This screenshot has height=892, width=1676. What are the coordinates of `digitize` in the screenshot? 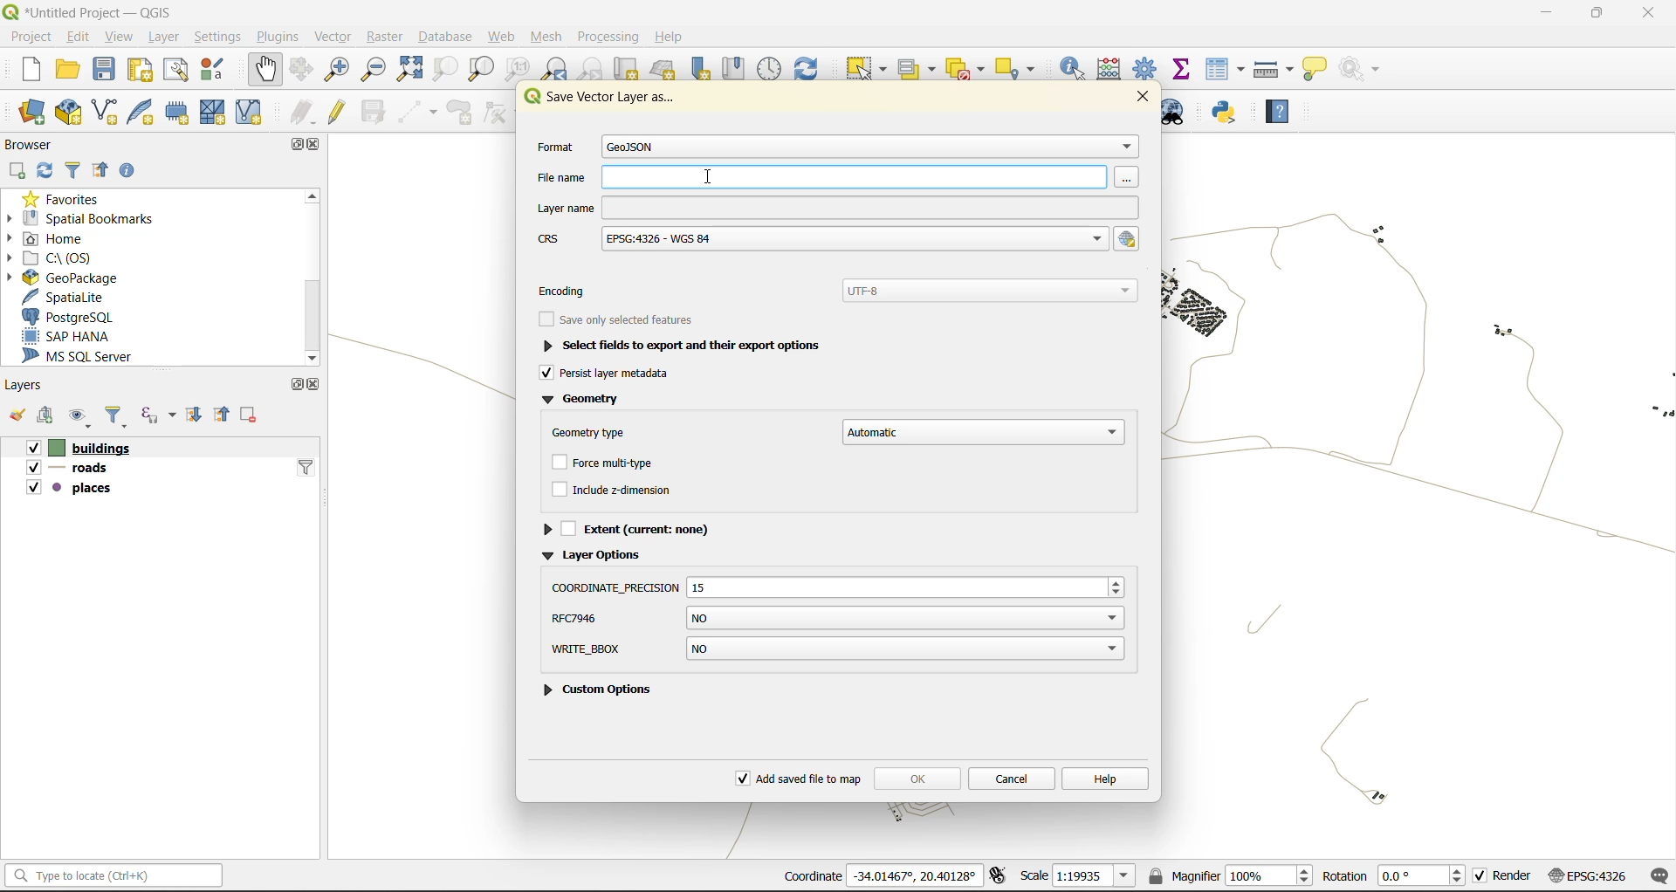 It's located at (418, 112).